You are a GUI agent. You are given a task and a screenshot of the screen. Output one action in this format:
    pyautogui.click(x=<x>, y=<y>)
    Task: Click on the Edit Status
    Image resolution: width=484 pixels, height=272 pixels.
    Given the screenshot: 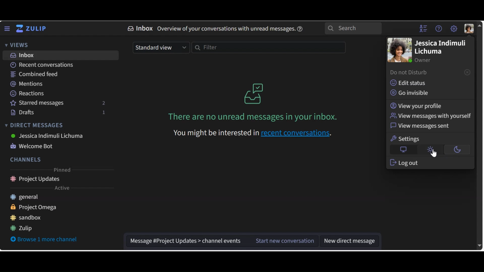 What is the action you would take?
    pyautogui.click(x=408, y=82)
    